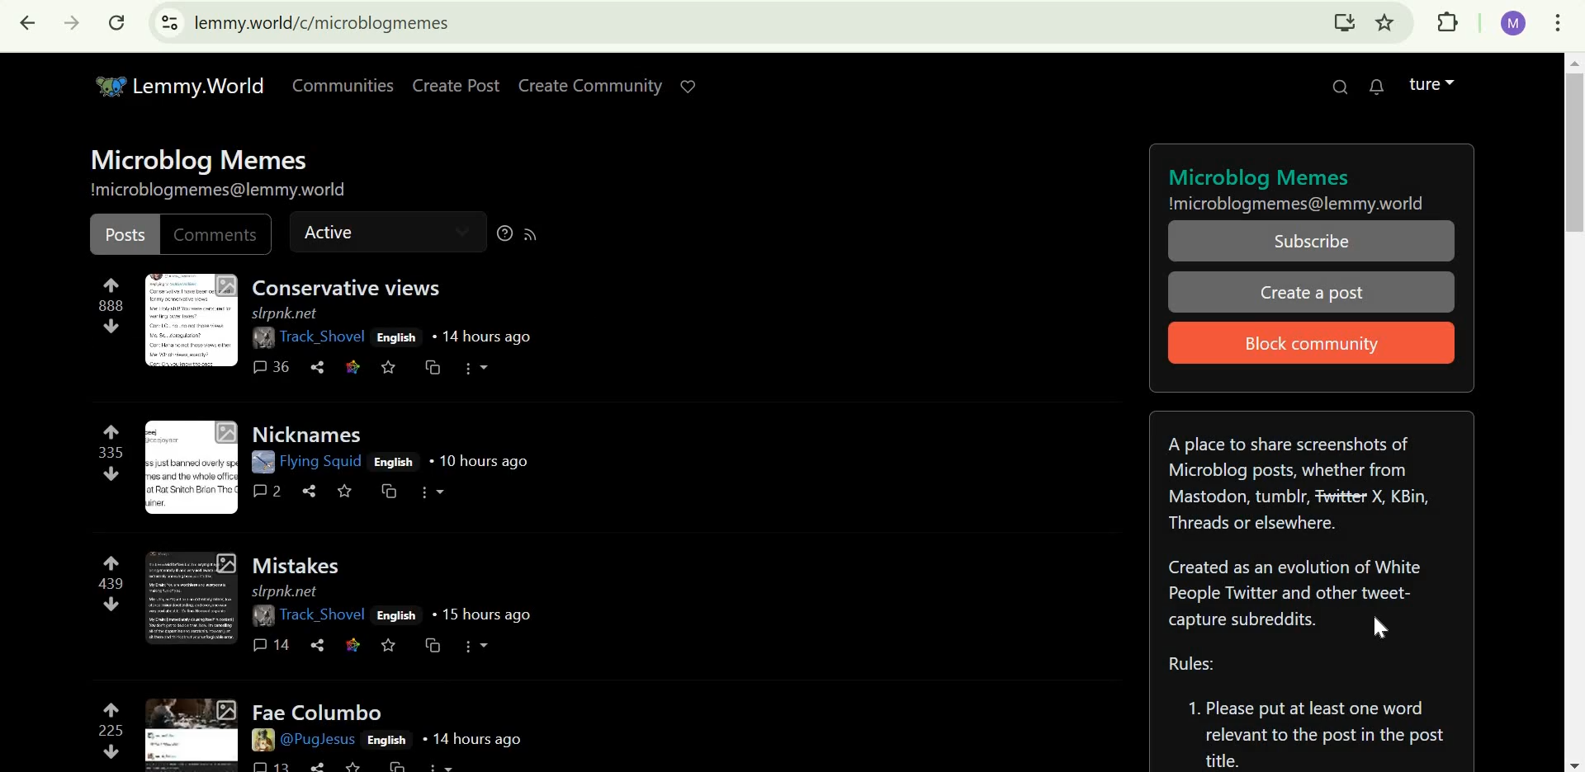 Image resolution: width=1585 pixels, height=772 pixels. What do you see at coordinates (531, 235) in the screenshot?
I see `RSS` at bounding box center [531, 235].